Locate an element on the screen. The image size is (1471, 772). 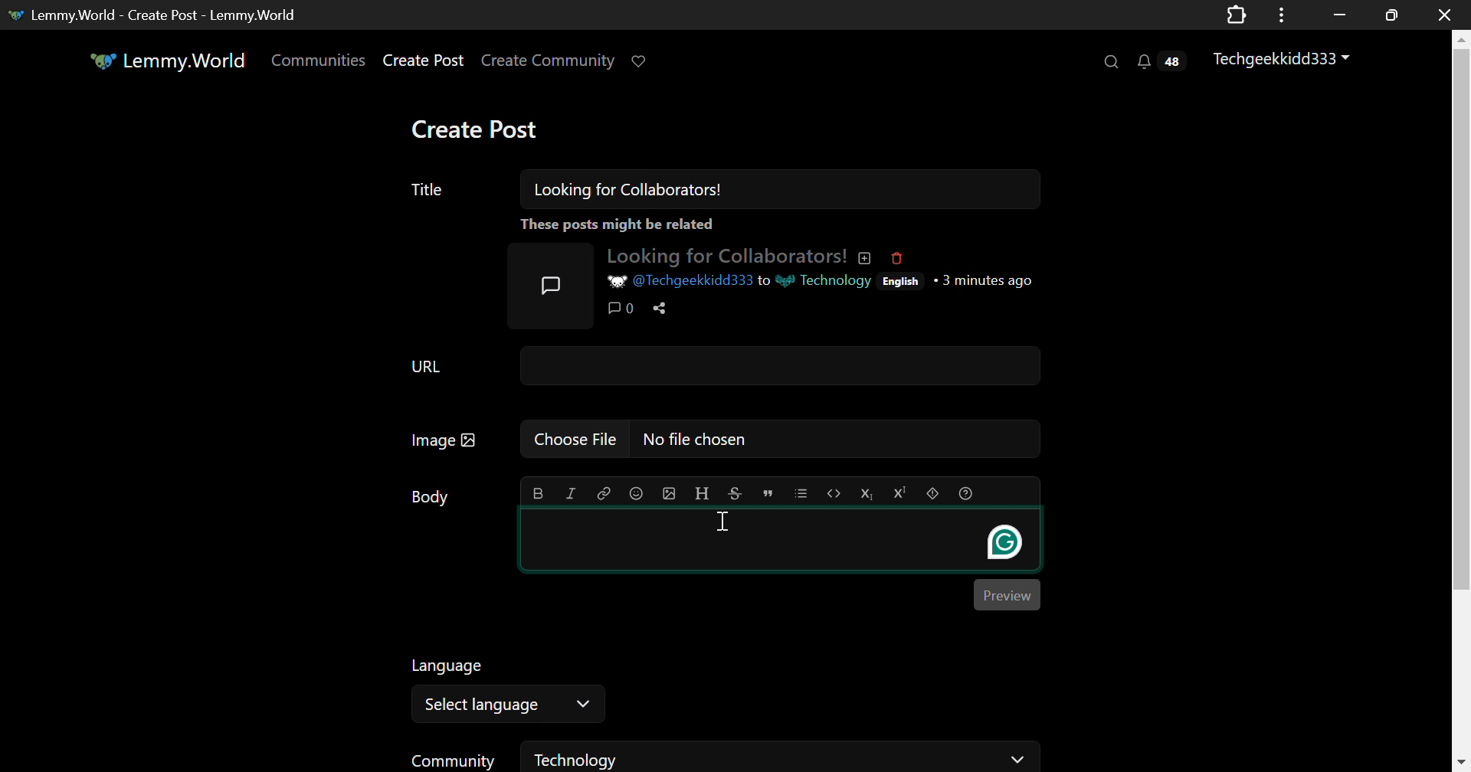
Comments is located at coordinates (621, 309).